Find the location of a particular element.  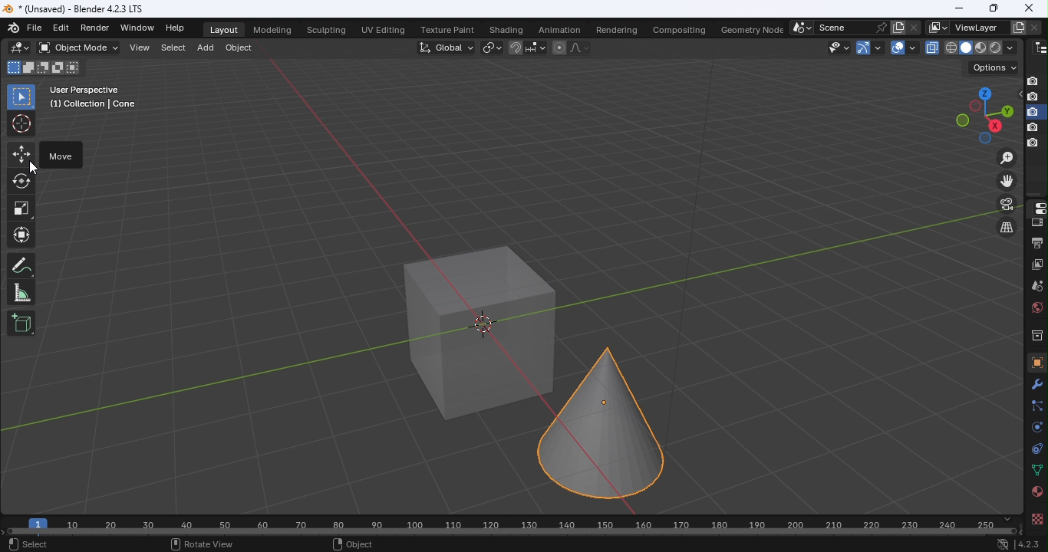

Version is located at coordinates (1030, 545).